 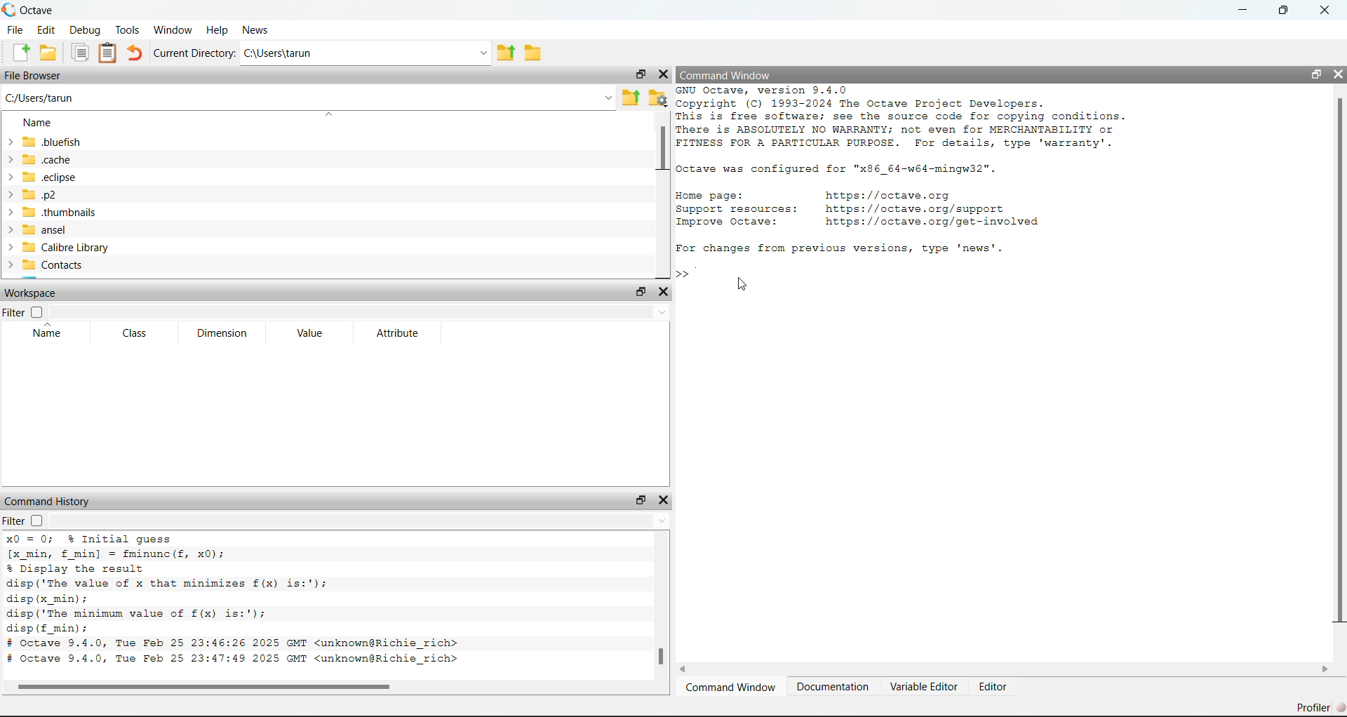 What do you see at coordinates (1316, 74) in the screenshot?
I see `Maximize/ Restore` at bounding box center [1316, 74].